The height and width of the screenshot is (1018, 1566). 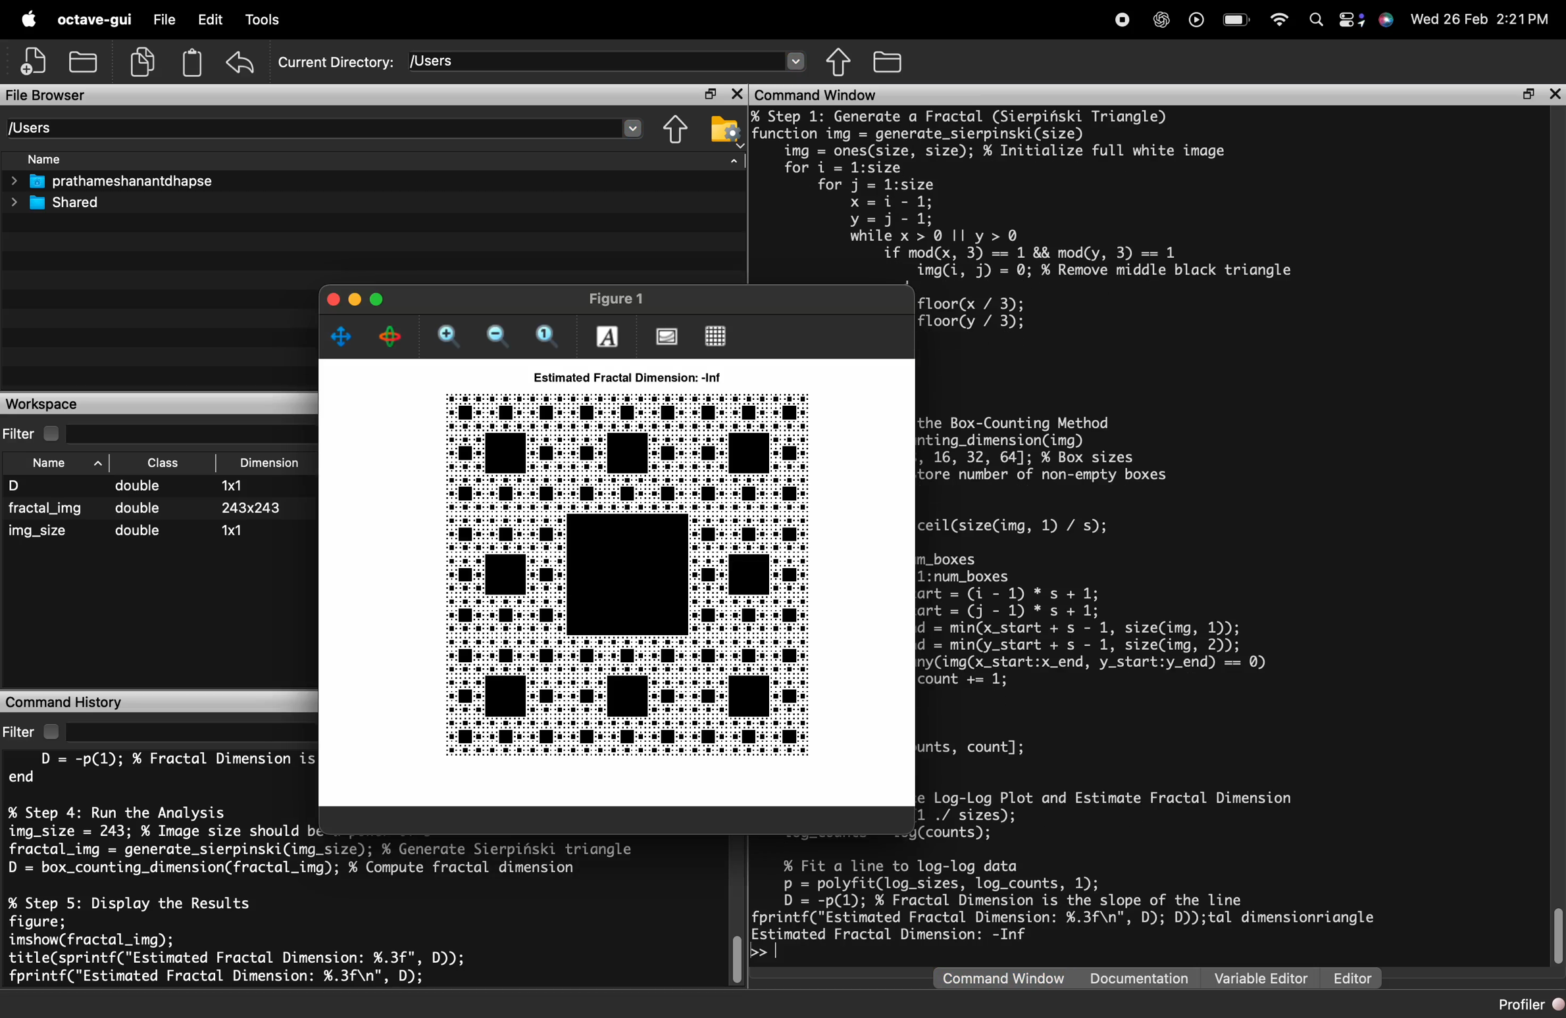 What do you see at coordinates (1198, 16) in the screenshot?
I see `play` at bounding box center [1198, 16].